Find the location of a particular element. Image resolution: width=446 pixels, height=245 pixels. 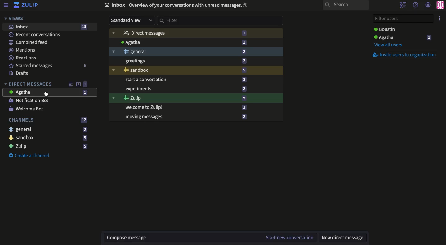

Filter is located at coordinates (220, 20).